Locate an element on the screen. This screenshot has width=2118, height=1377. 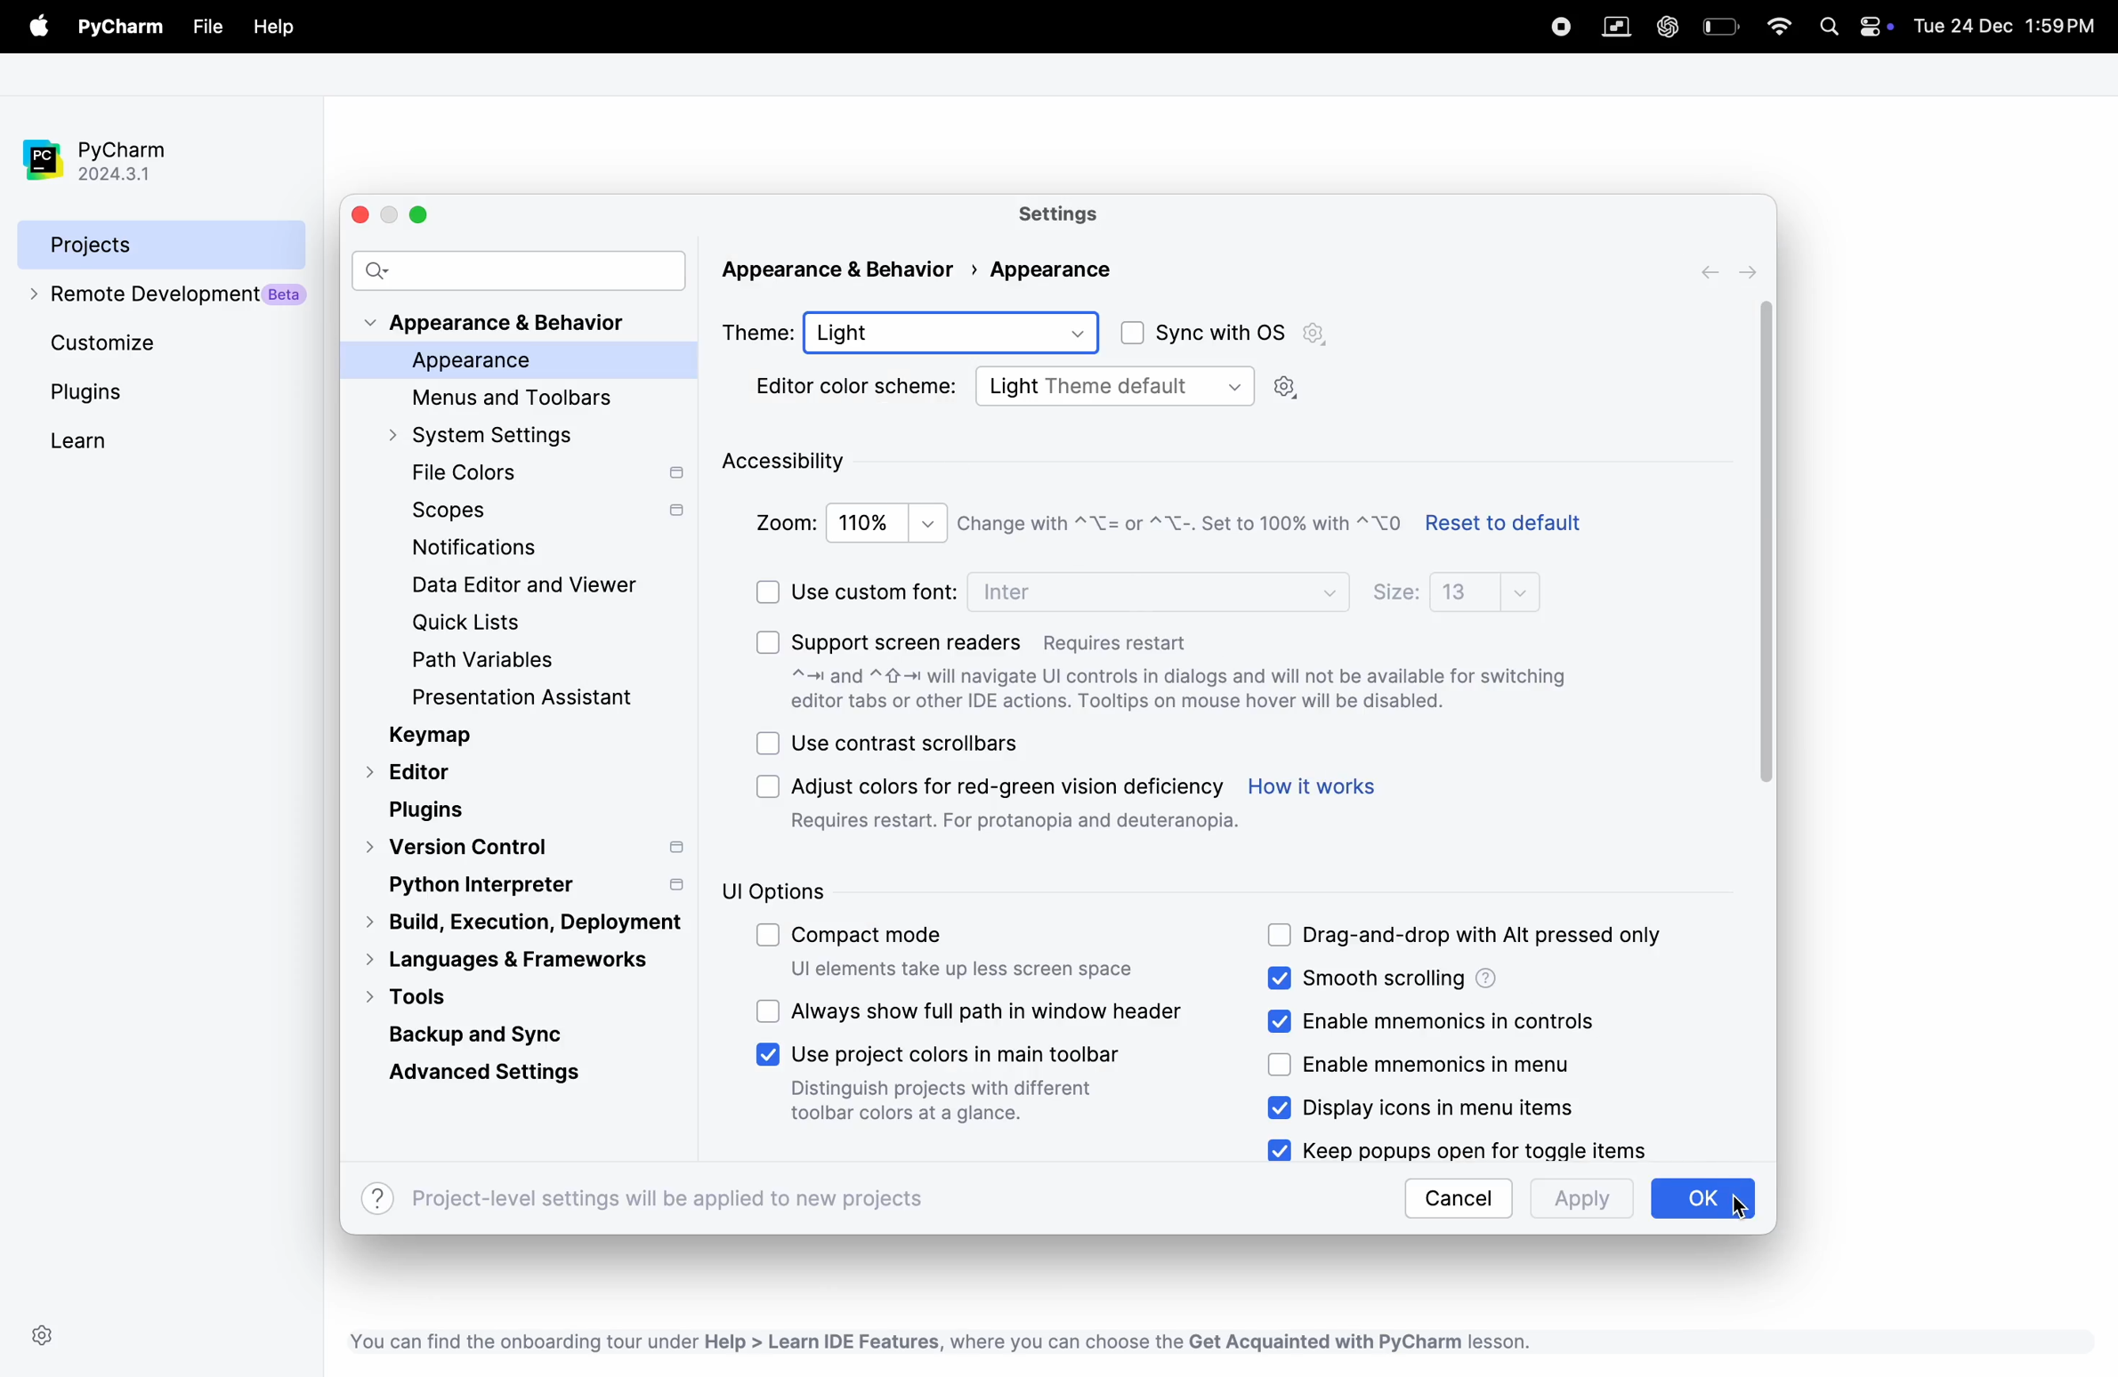
date editor and viewer is located at coordinates (523, 590).